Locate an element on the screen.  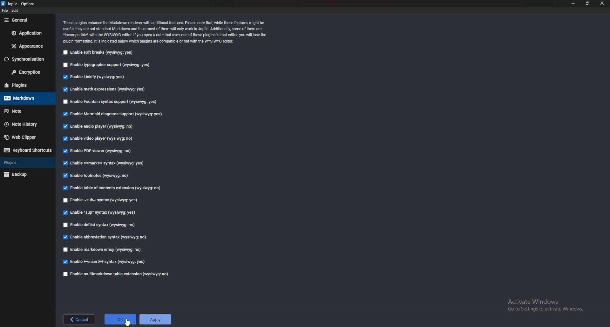
markdown is located at coordinates (28, 98).